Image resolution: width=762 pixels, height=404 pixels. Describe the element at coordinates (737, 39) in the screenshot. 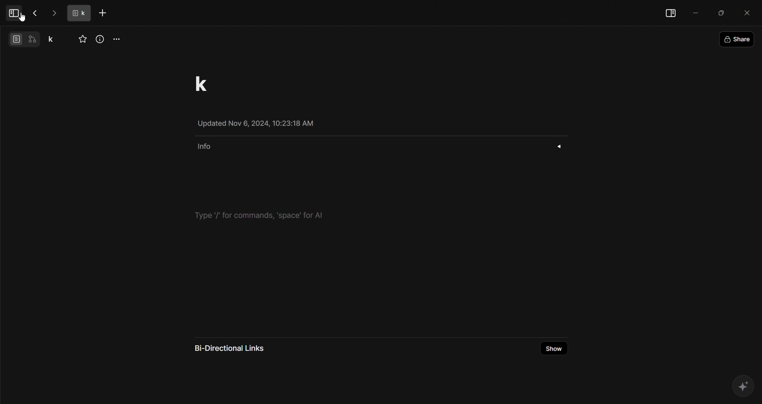

I see `share` at that location.